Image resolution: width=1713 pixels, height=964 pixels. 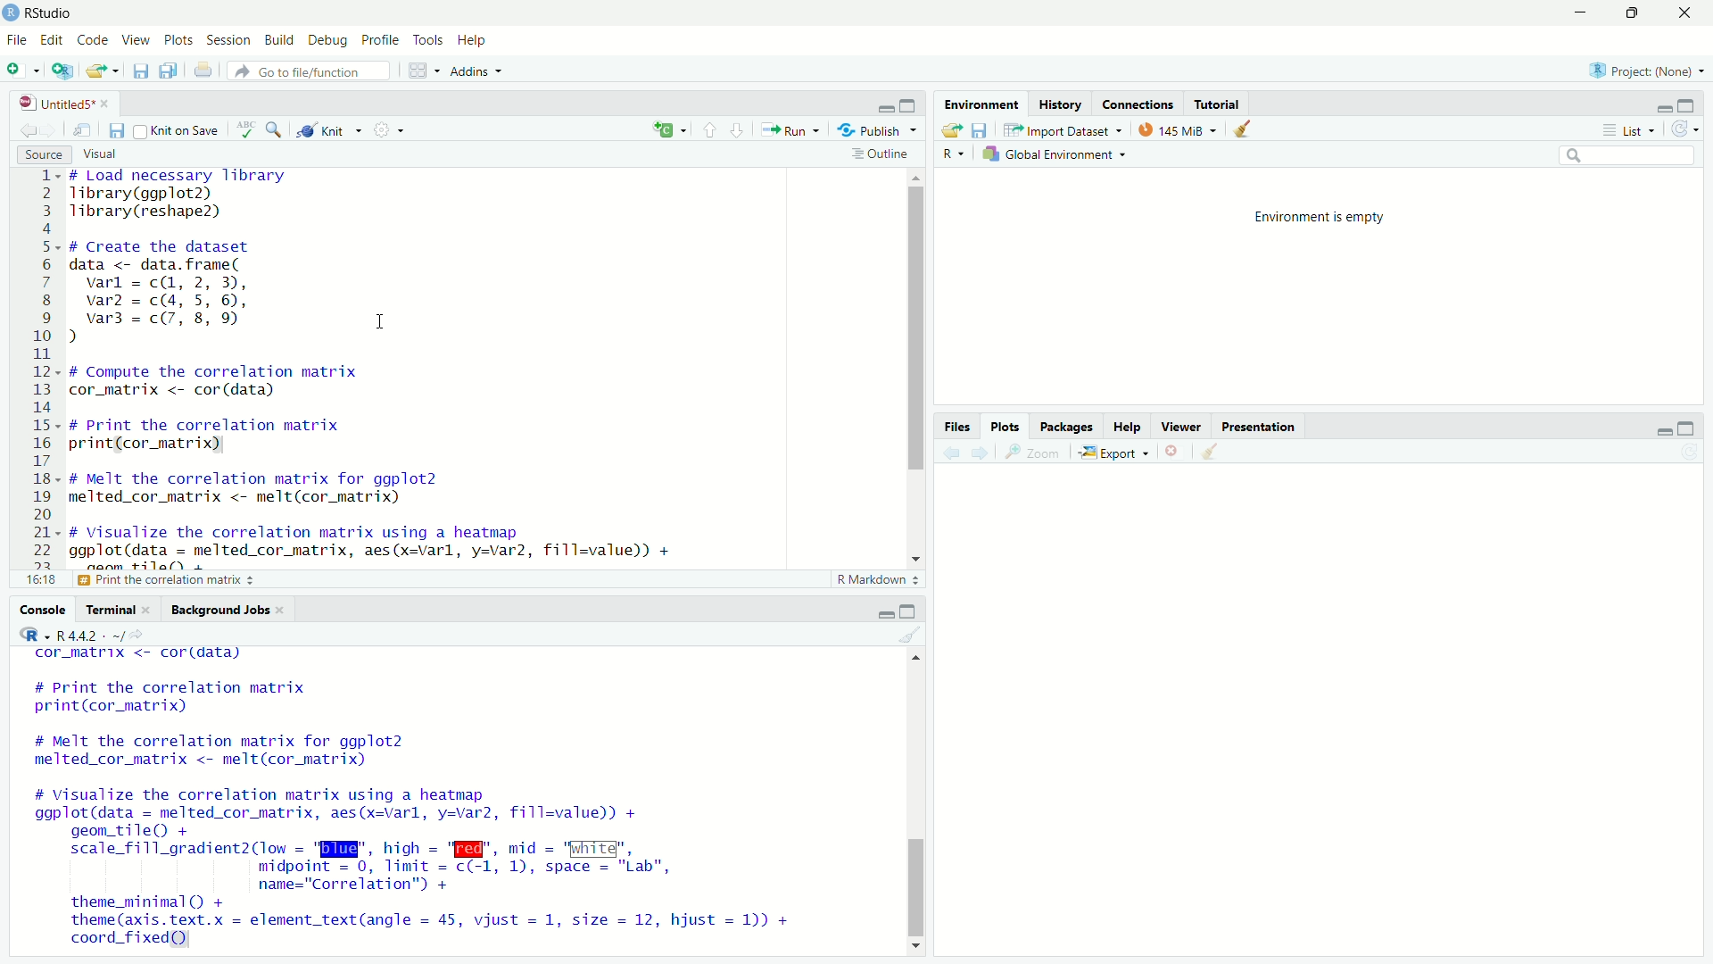 What do you see at coordinates (120, 610) in the screenshot?
I see `terminal` at bounding box center [120, 610].